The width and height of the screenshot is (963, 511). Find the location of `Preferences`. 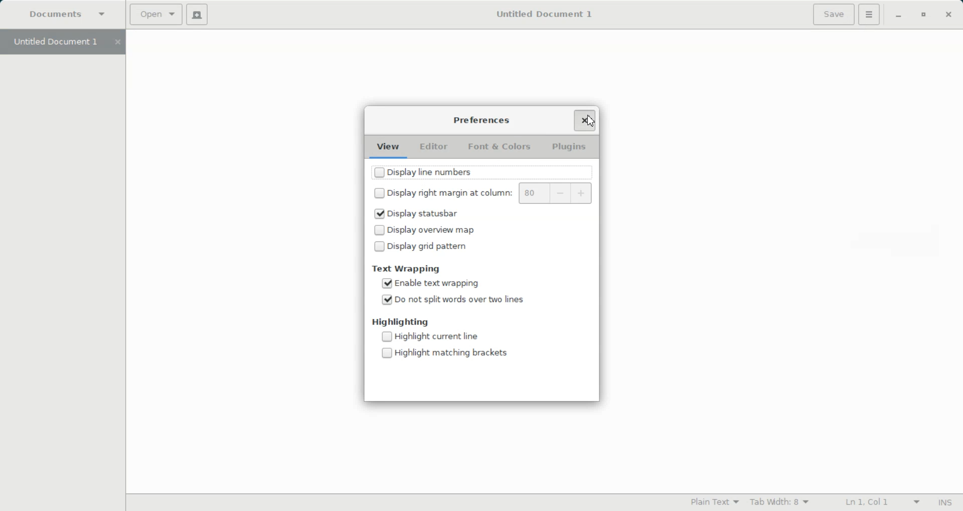

Preferences is located at coordinates (482, 120).